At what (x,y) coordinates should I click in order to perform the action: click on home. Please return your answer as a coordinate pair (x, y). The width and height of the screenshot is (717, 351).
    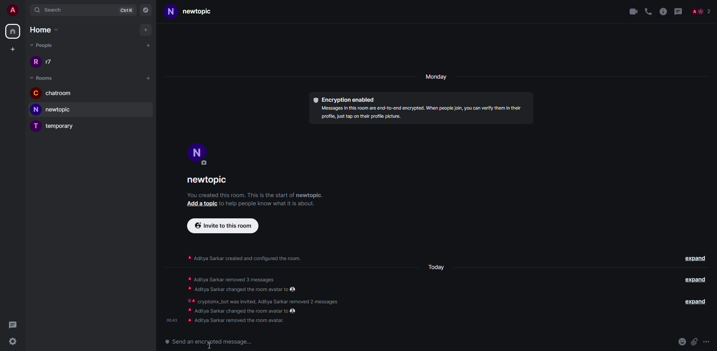
    Looking at the image, I should click on (49, 30).